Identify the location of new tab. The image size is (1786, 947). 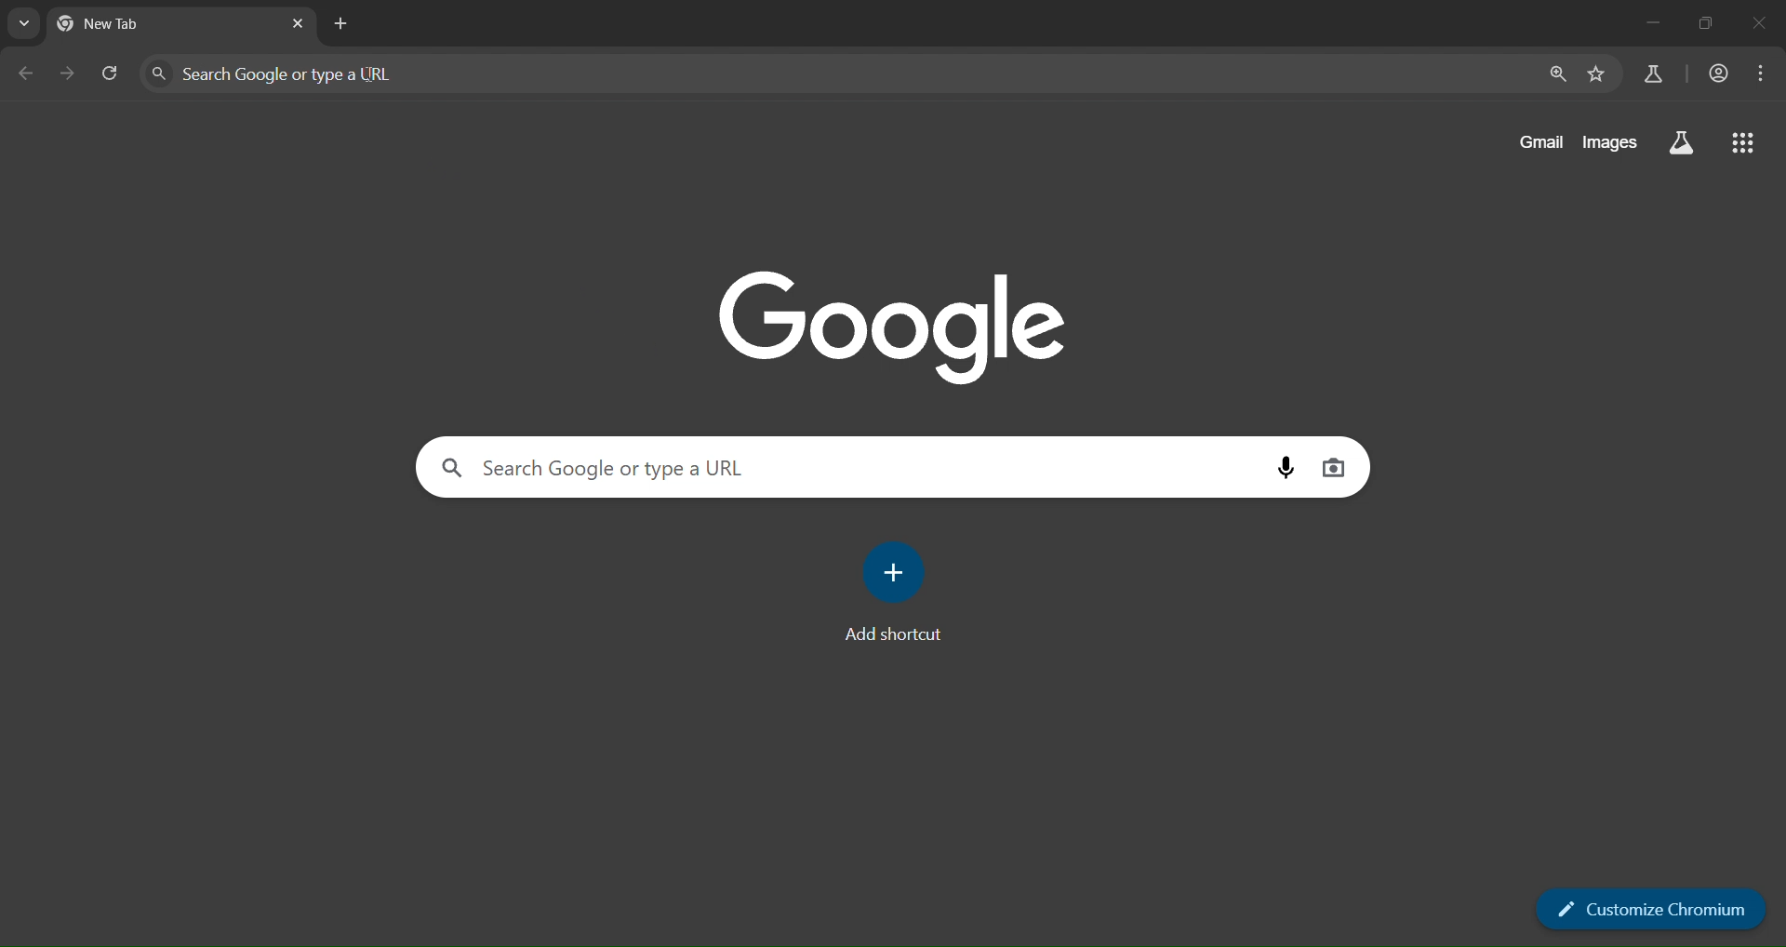
(339, 29).